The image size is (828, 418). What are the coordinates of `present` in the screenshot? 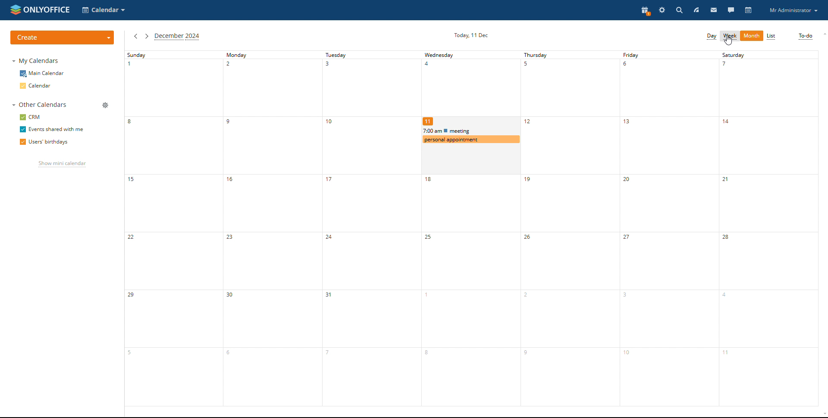 It's located at (646, 10).